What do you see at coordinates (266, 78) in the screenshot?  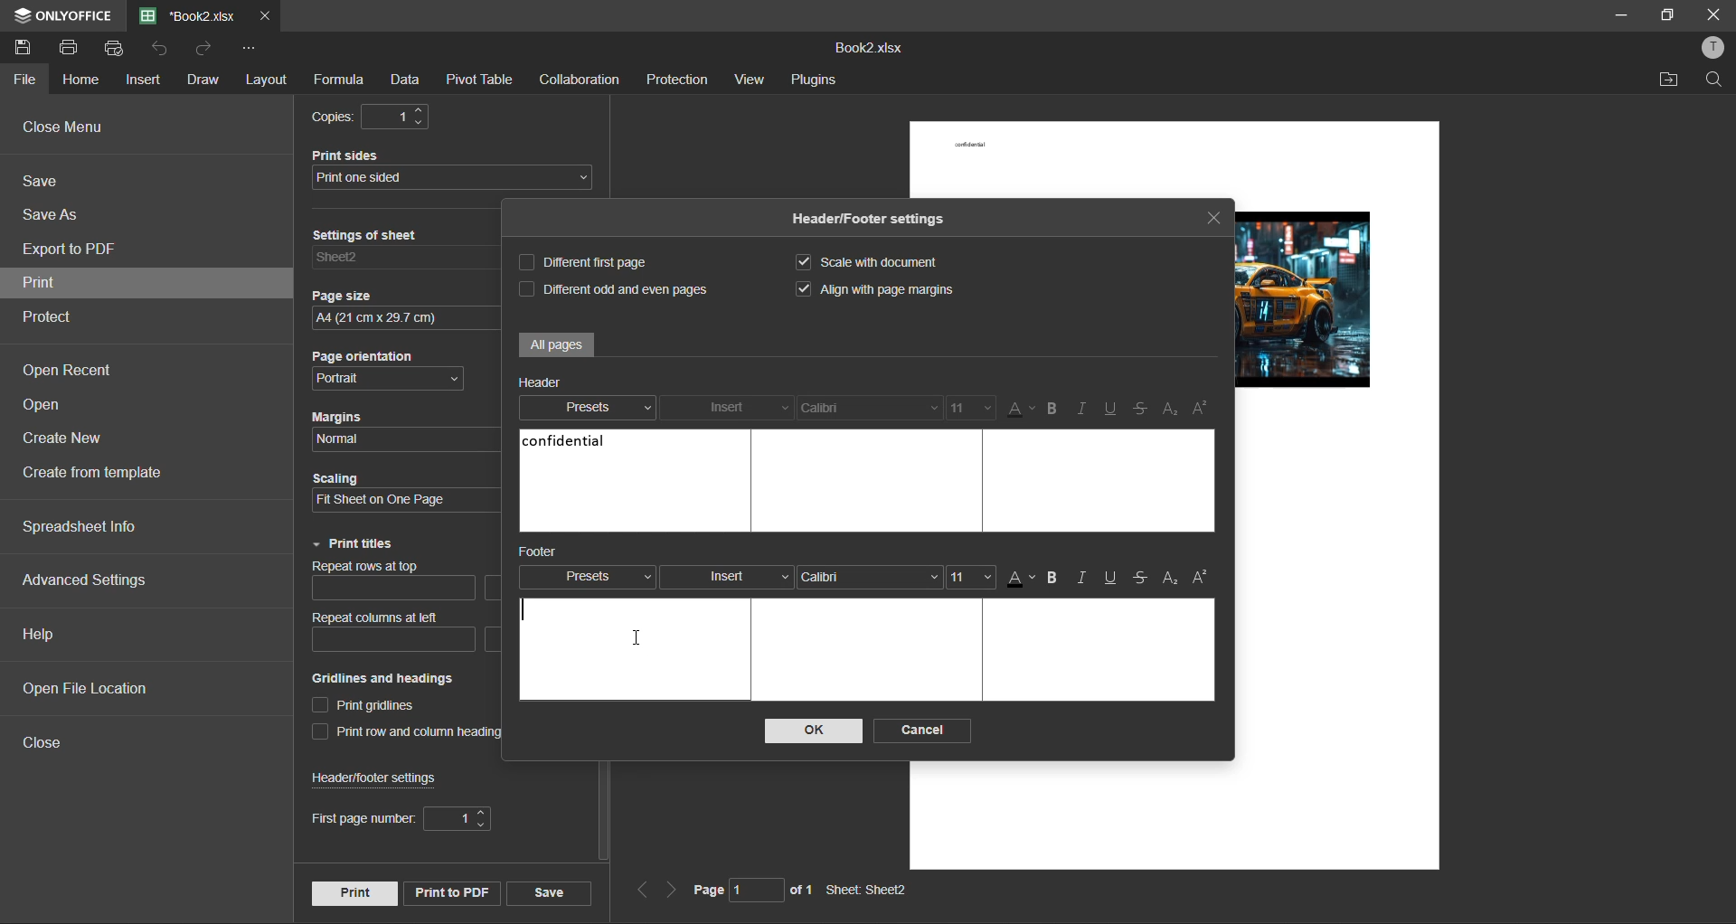 I see `layout` at bounding box center [266, 78].